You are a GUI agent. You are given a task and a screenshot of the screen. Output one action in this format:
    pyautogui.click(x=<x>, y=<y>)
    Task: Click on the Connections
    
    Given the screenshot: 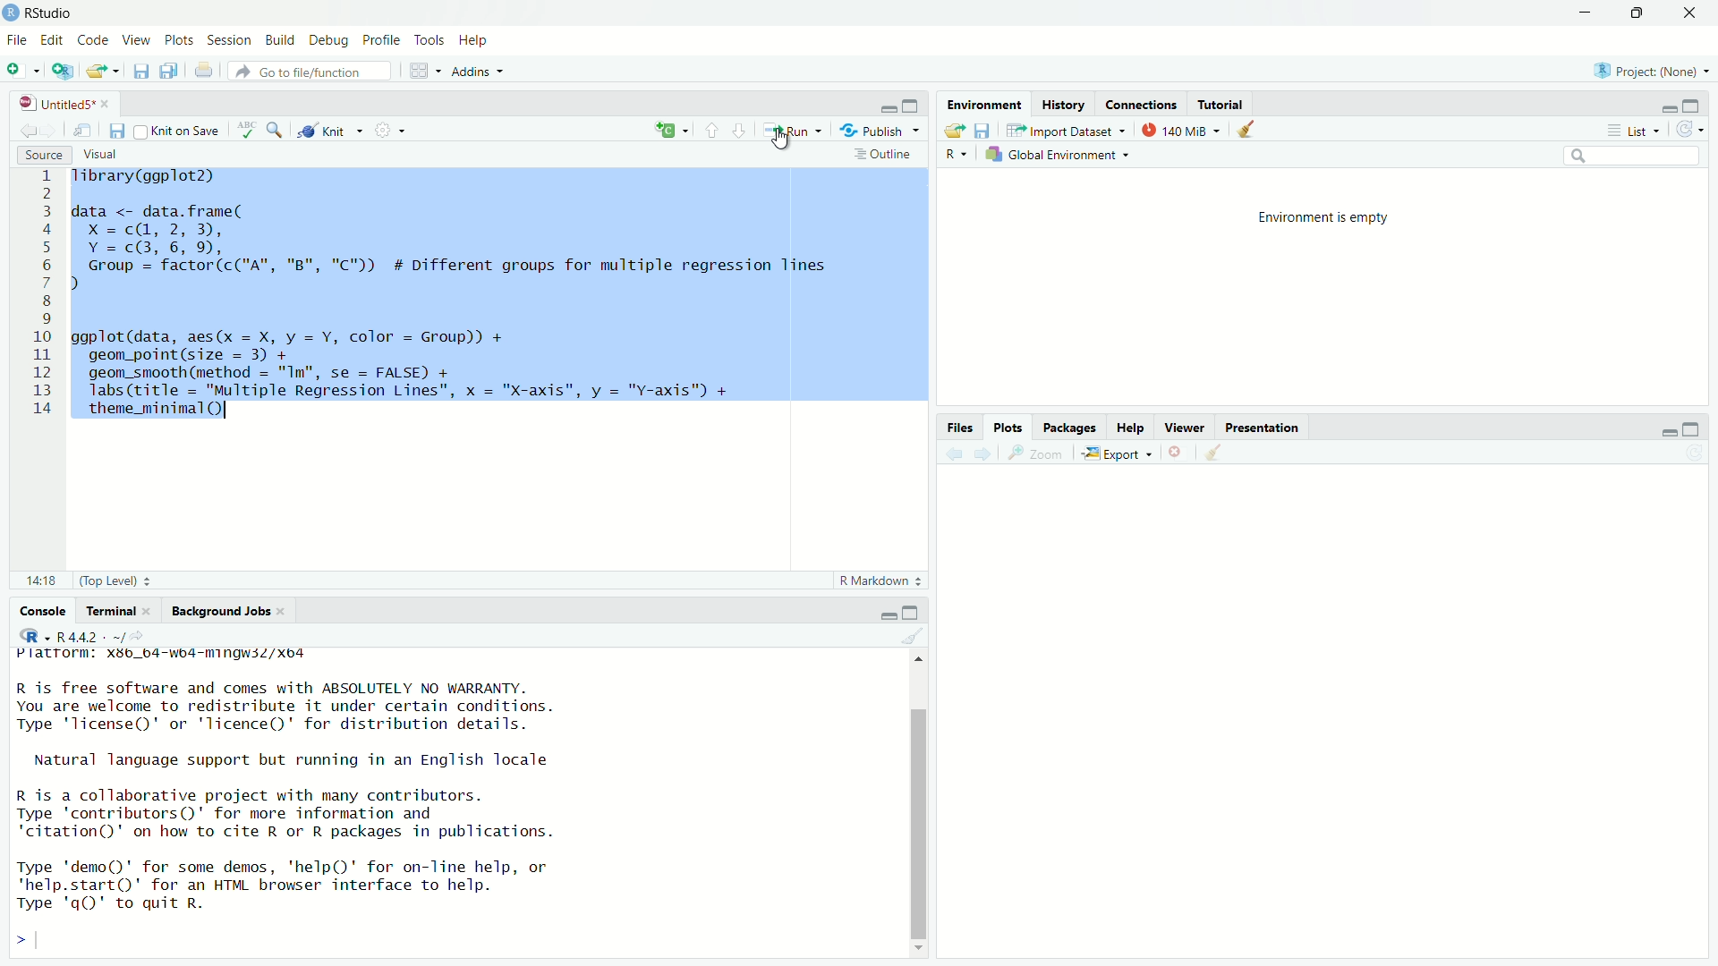 What is the action you would take?
    pyautogui.click(x=1143, y=106)
    